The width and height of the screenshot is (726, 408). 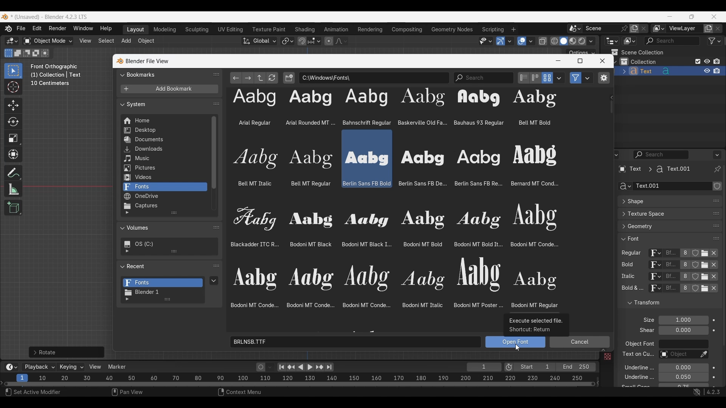 What do you see at coordinates (509, 367) in the screenshot?
I see `Use preview range` at bounding box center [509, 367].